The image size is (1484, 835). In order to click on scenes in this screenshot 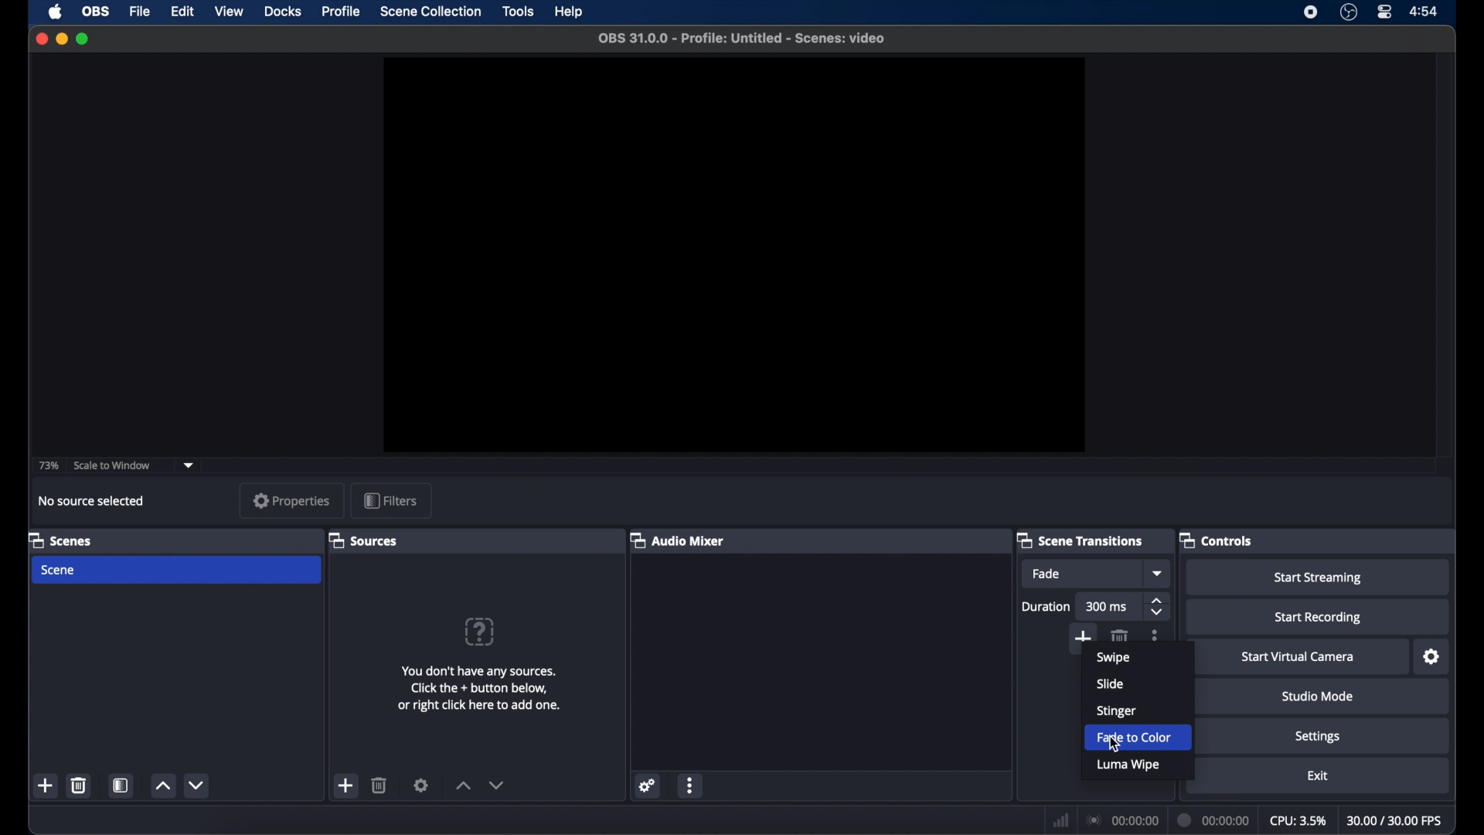, I will do `click(60, 540)`.